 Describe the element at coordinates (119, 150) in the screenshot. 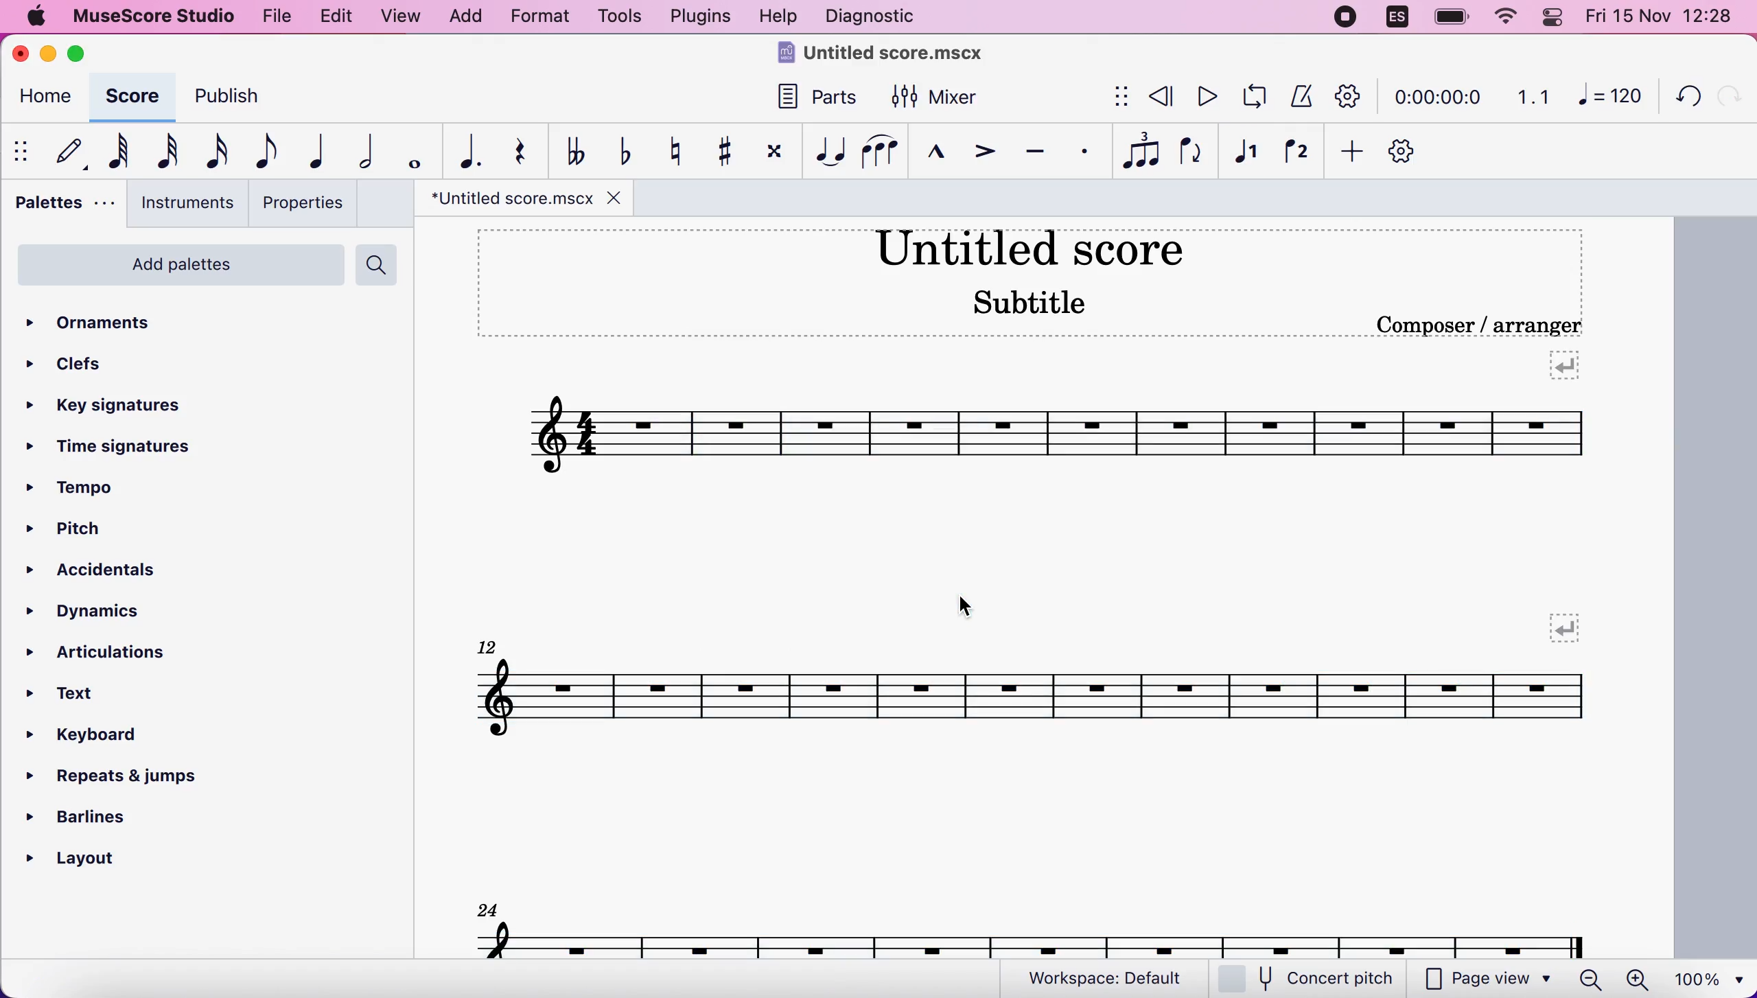

I see `64th note` at that location.